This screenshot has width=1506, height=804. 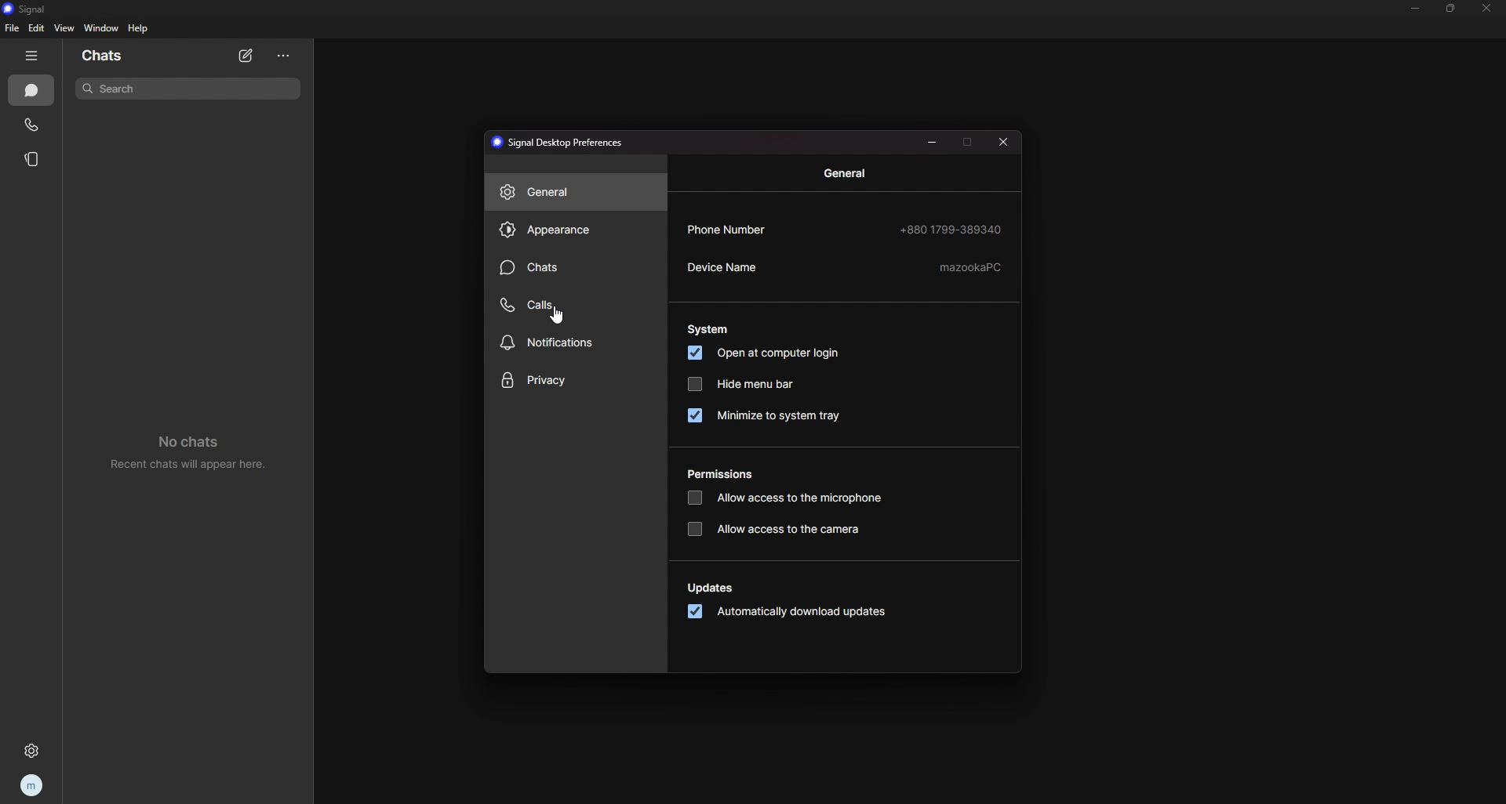 I want to click on updates, so click(x=712, y=589).